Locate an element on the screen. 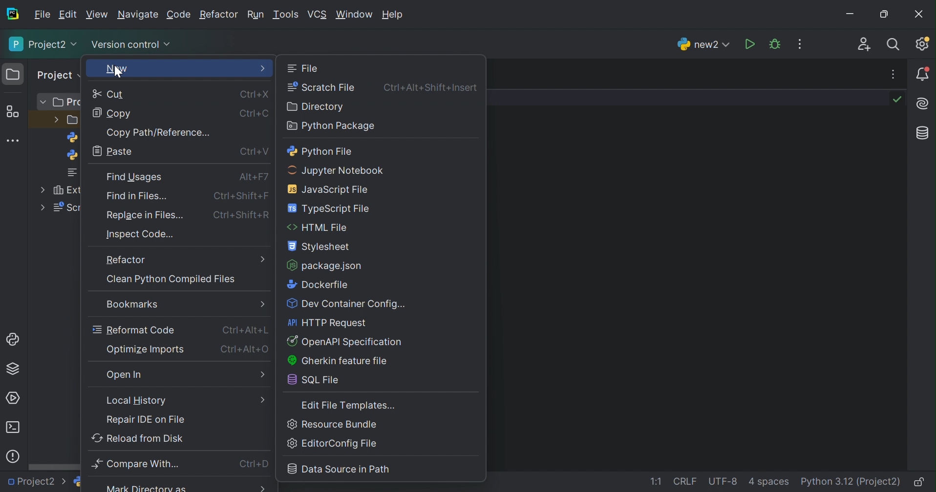 This screenshot has width=936, height=492. Code with me is located at coordinates (864, 44).